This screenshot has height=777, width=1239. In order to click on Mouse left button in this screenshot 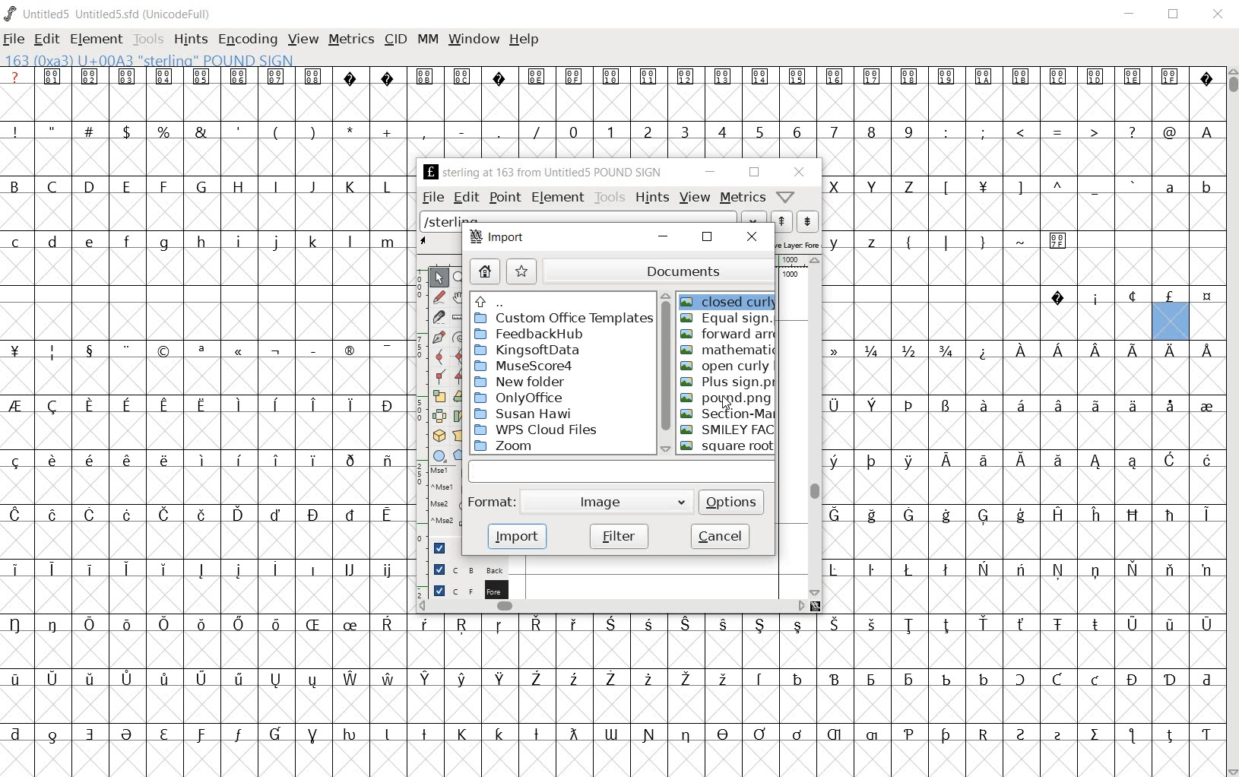, I will do `click(447, 473)`.